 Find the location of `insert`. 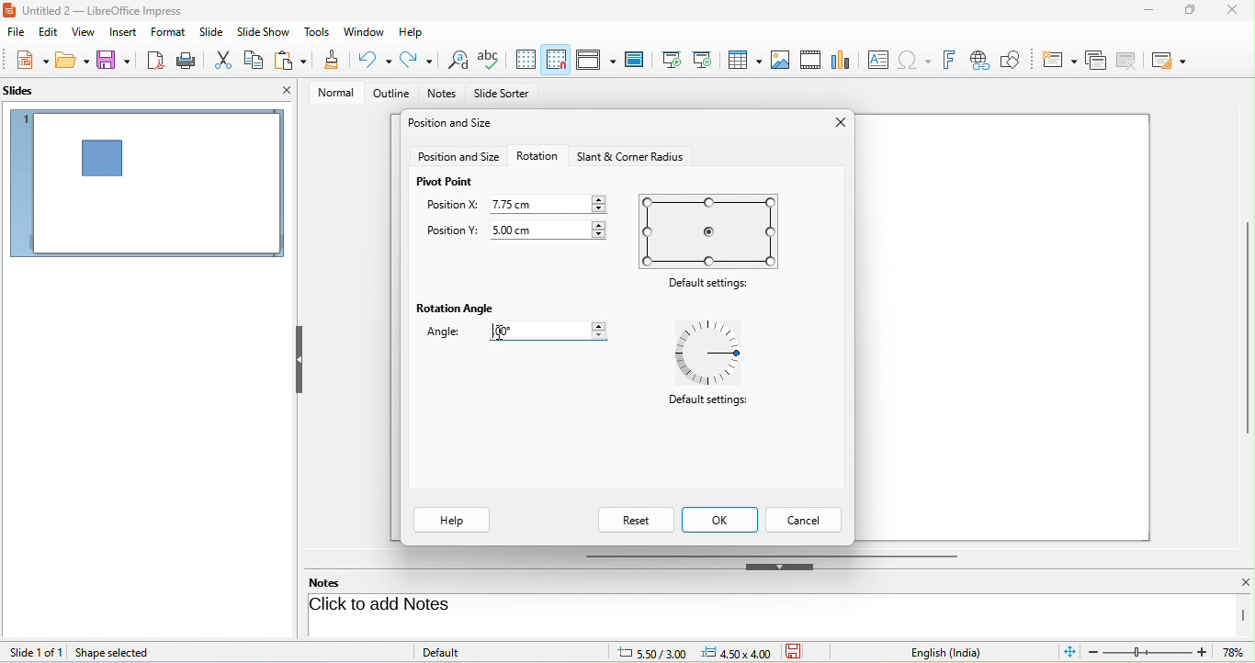

insert is located at coordinates (121, 32).